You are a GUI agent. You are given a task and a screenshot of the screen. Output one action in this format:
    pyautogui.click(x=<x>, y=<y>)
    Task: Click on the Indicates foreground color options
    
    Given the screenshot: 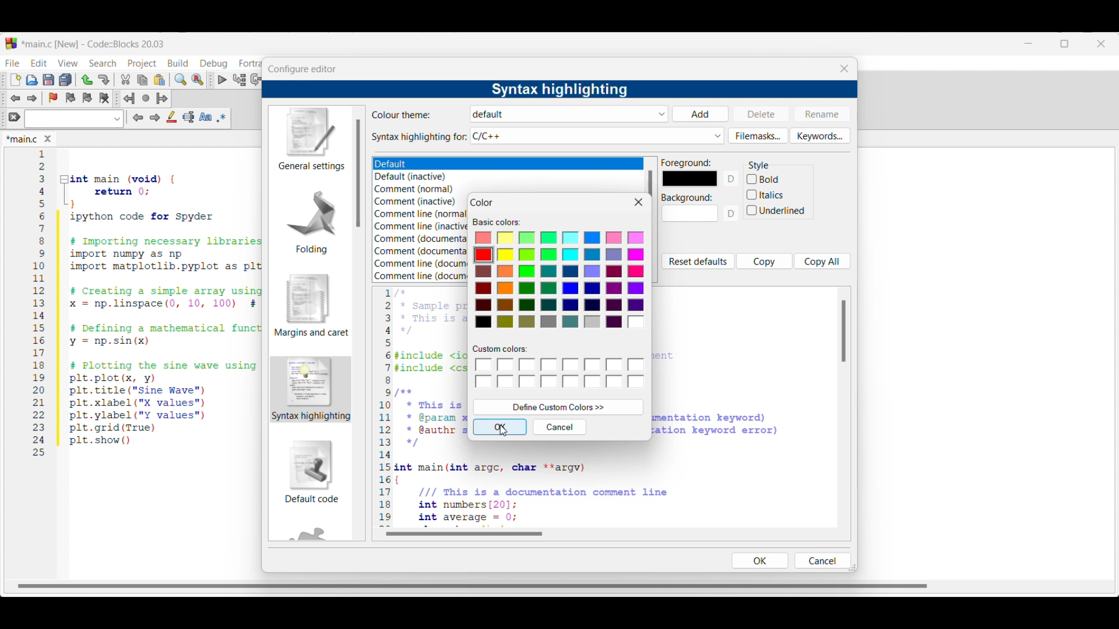 What is the action you would take?
    pyautogui.click(x=687, y=162)
    